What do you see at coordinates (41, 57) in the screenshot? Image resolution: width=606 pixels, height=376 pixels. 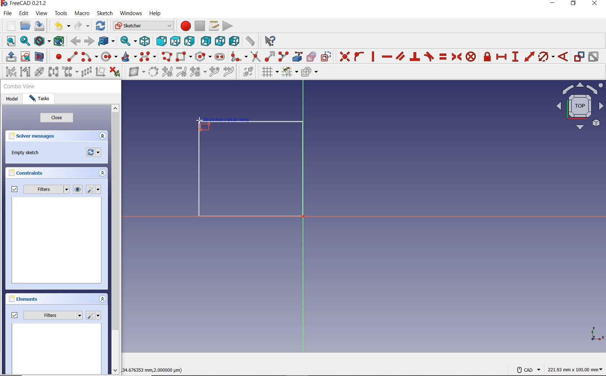 I see `view section` at bounding box center [41, 57].